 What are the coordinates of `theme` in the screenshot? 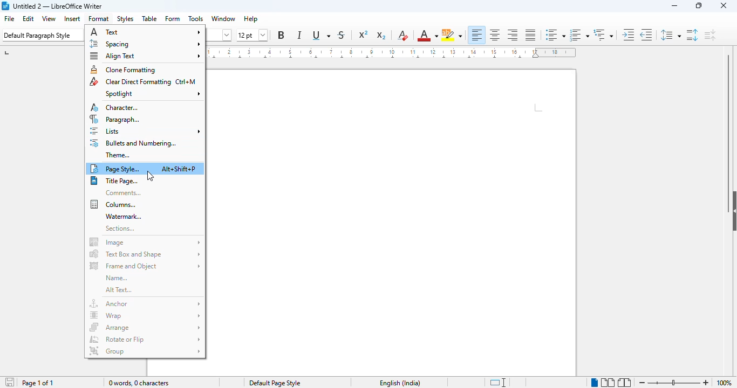 It's located at (118, 156).